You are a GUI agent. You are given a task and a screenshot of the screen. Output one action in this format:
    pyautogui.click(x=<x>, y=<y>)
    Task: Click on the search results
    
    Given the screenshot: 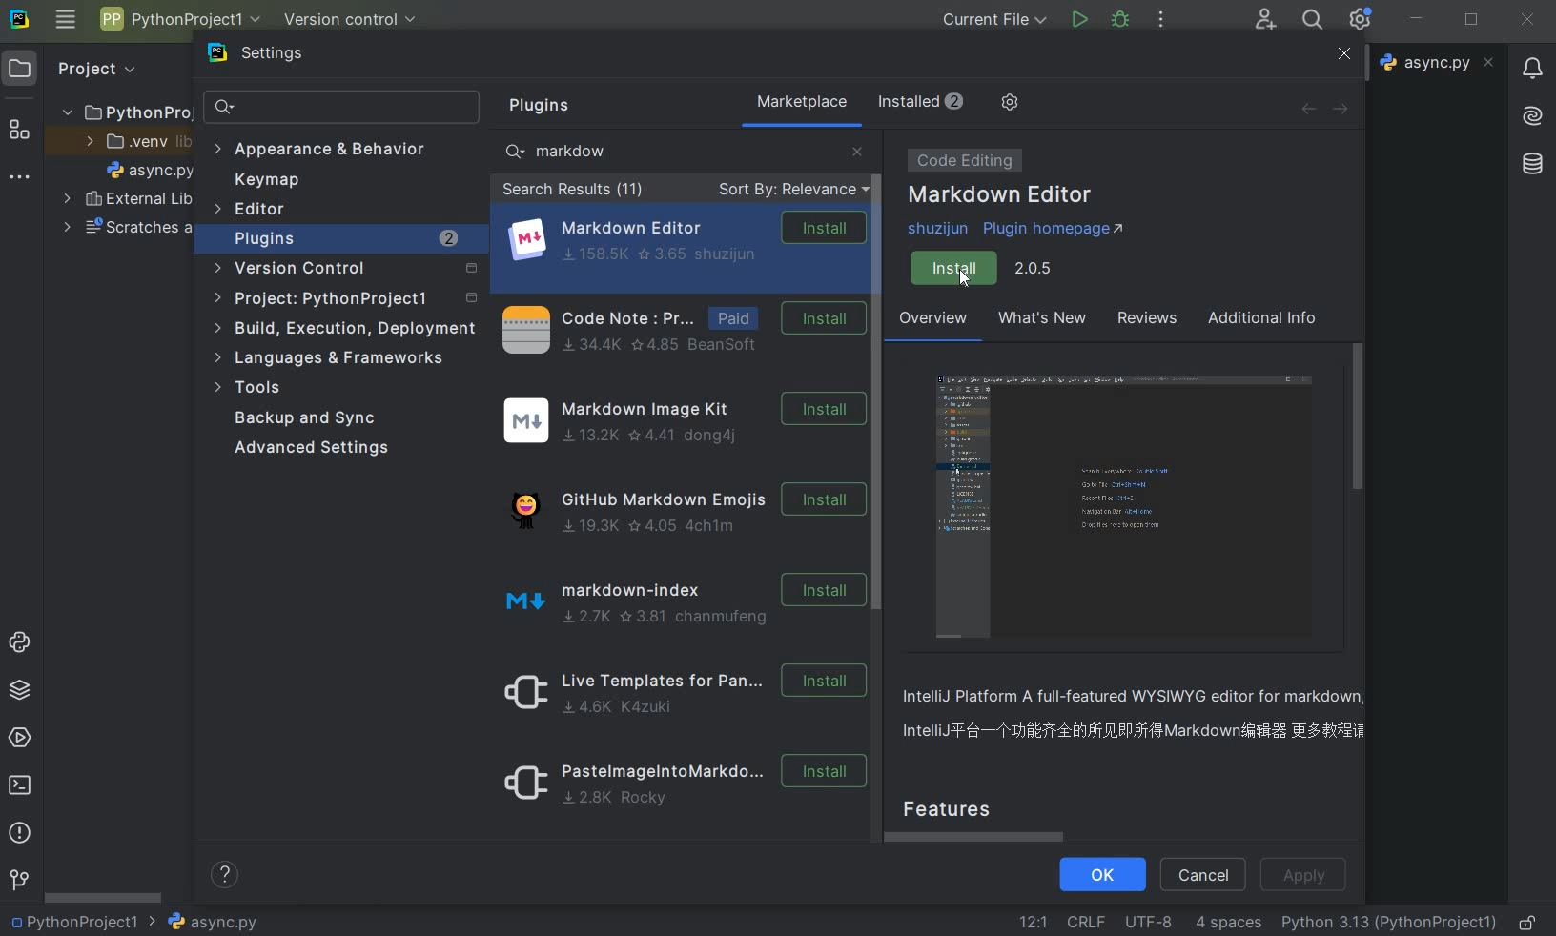 What is the action you would take?
    pyautogui.click(x=573, y=192)
    